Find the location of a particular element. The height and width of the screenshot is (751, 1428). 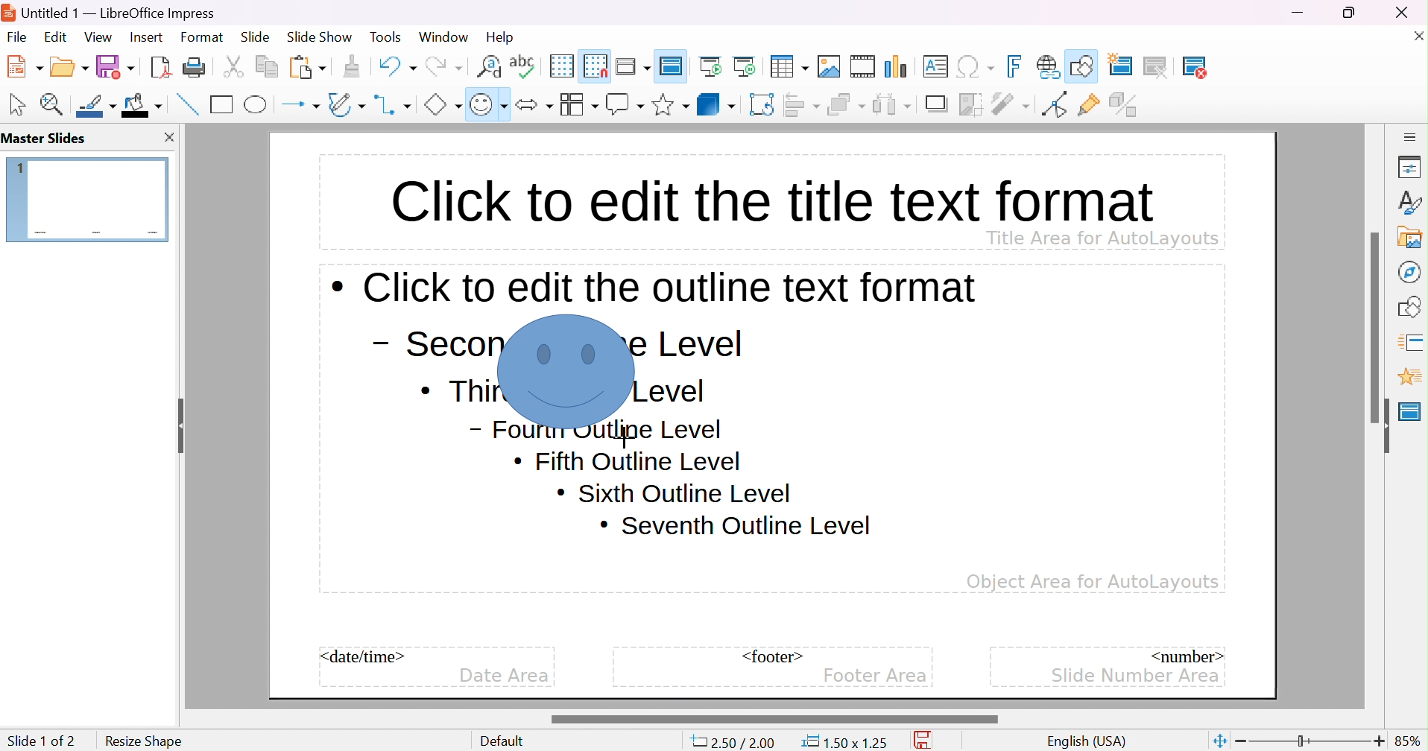

3D onjects is located at coordinates (716, 104).